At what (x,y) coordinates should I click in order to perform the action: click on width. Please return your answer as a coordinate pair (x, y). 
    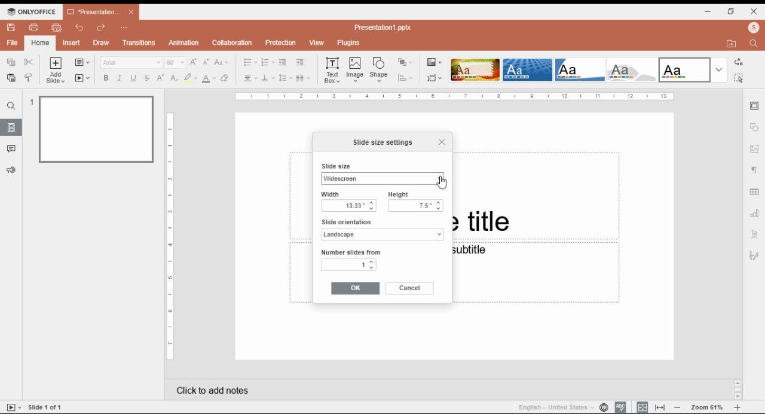
    Looking at the image, I should click on (345, 194).